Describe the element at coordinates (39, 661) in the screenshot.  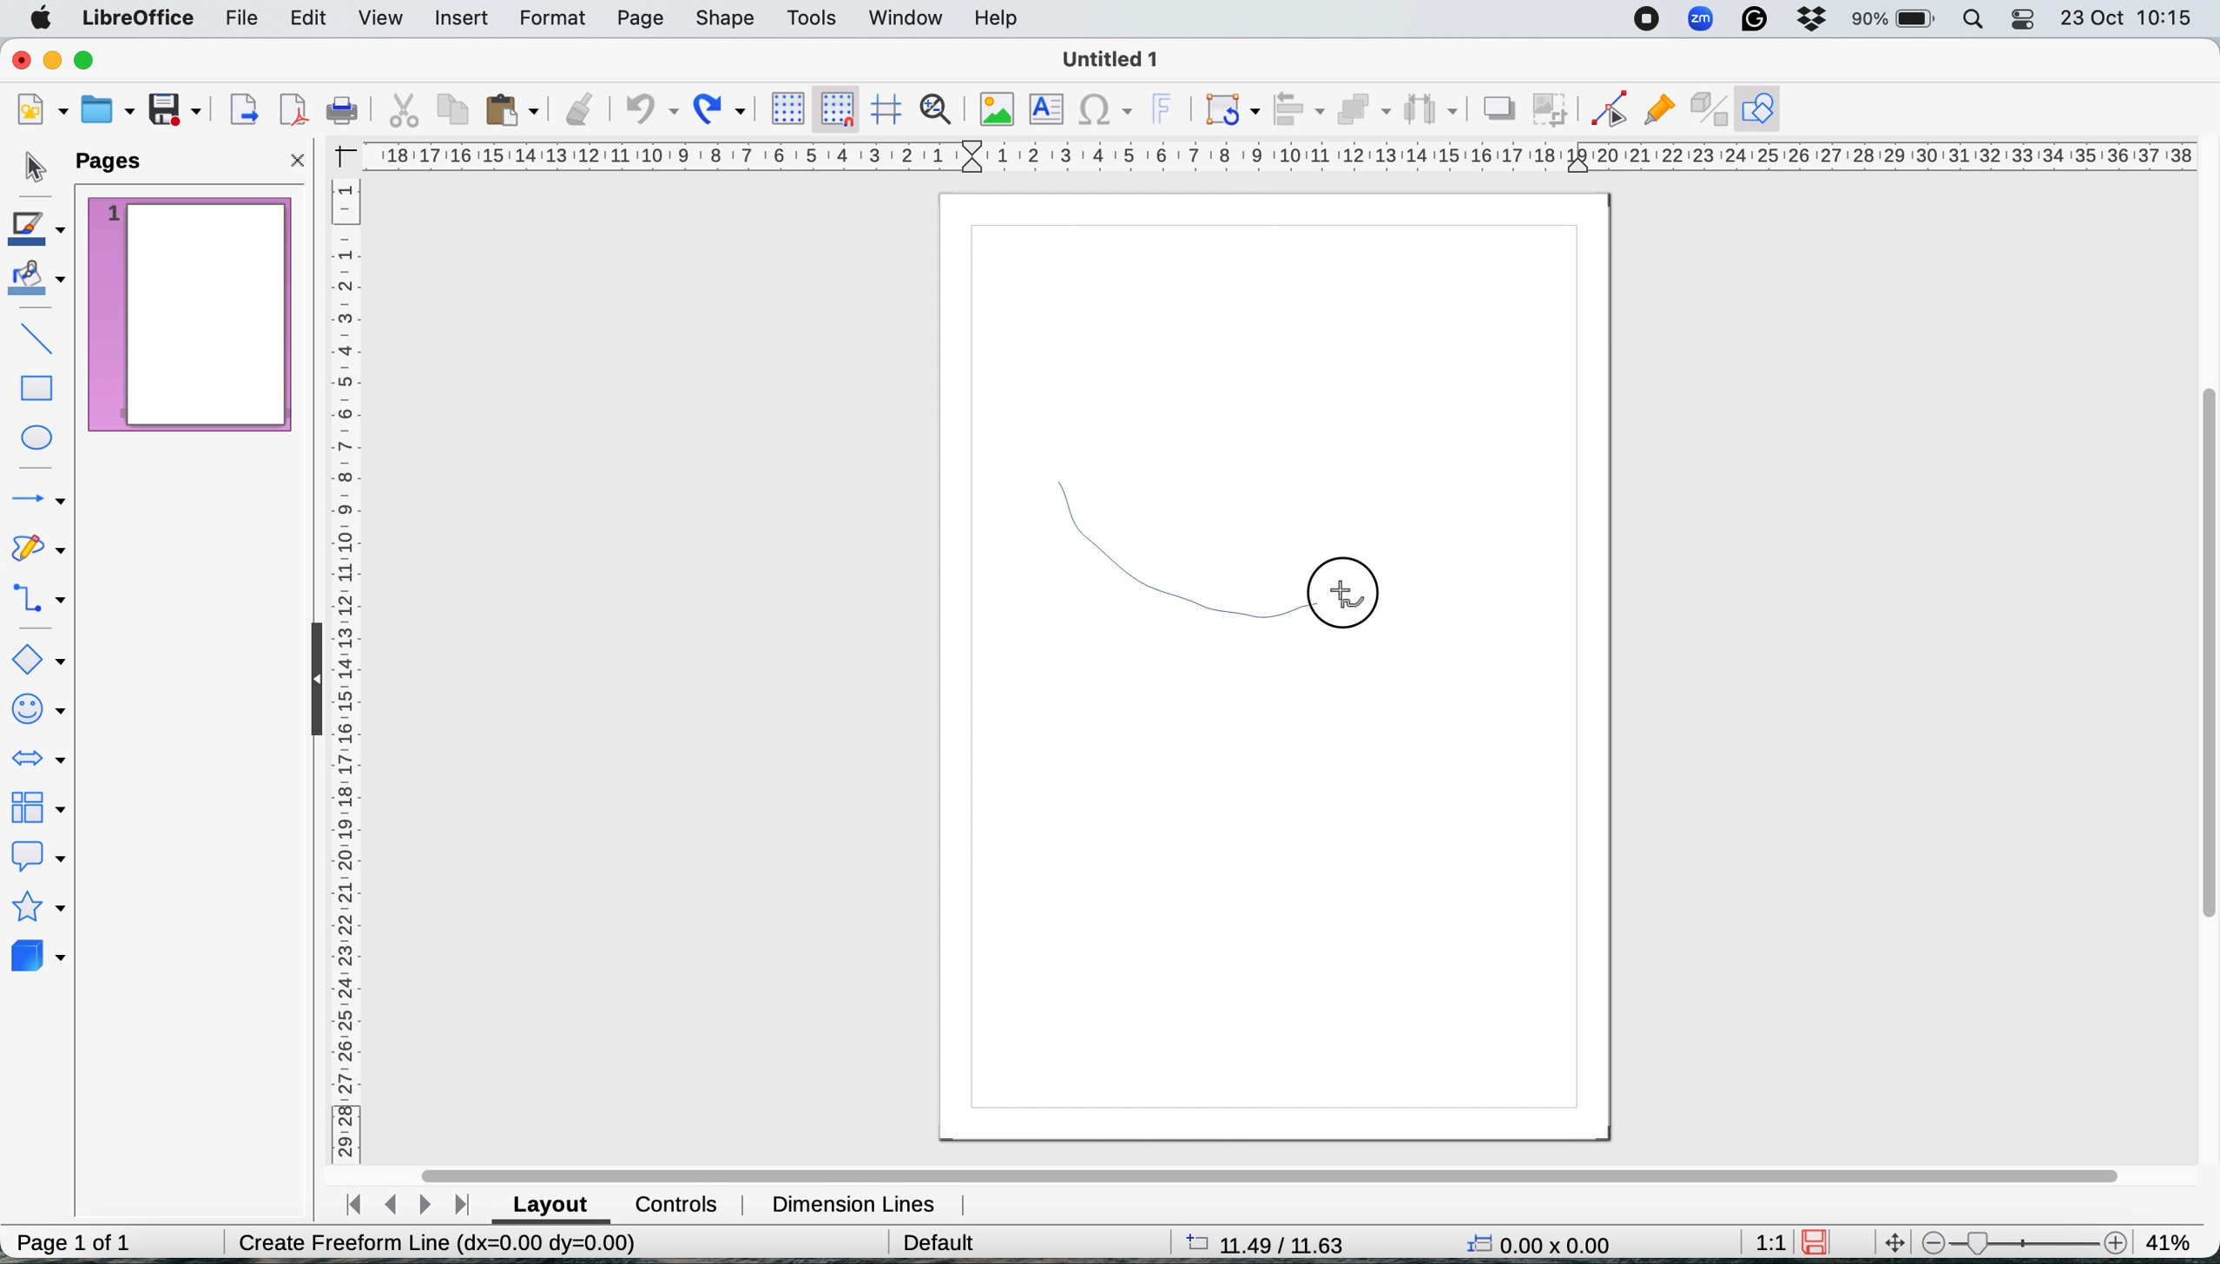
I see `basic shapes` at that location.